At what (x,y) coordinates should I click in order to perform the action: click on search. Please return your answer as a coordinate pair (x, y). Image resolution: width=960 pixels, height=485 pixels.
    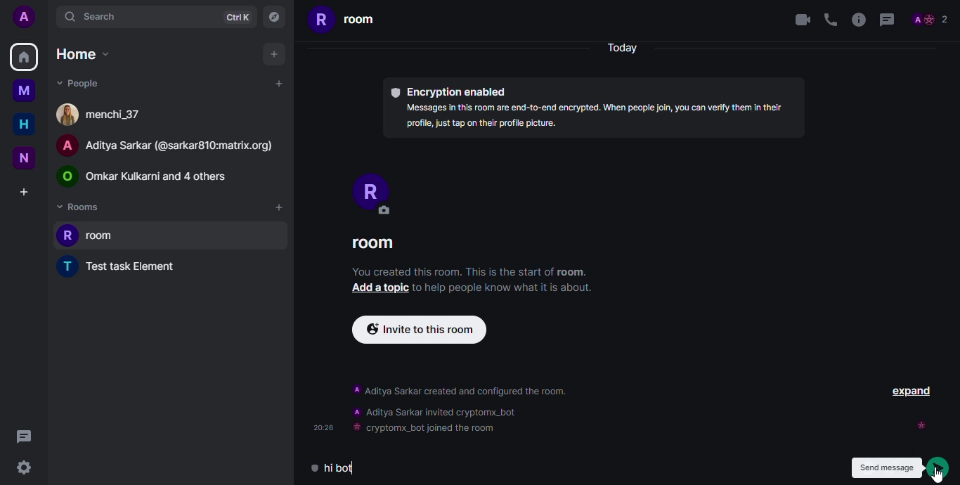
    Looking at the image, I should click on (92, 16).